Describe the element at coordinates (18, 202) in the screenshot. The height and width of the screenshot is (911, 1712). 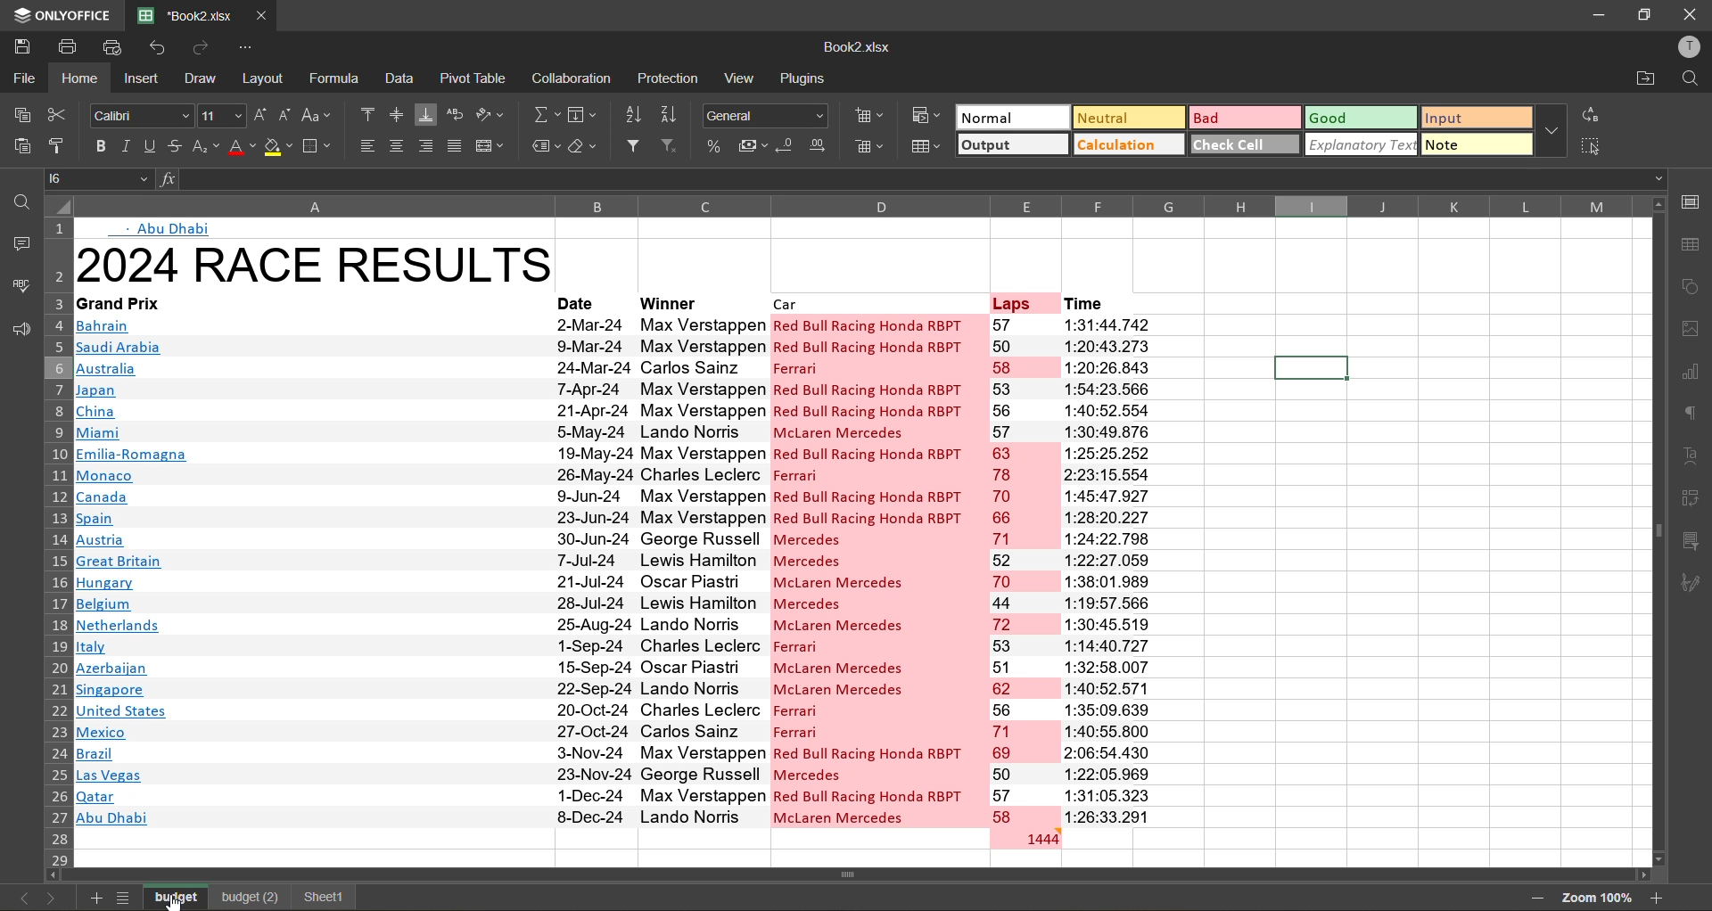
I see `find` at that location.